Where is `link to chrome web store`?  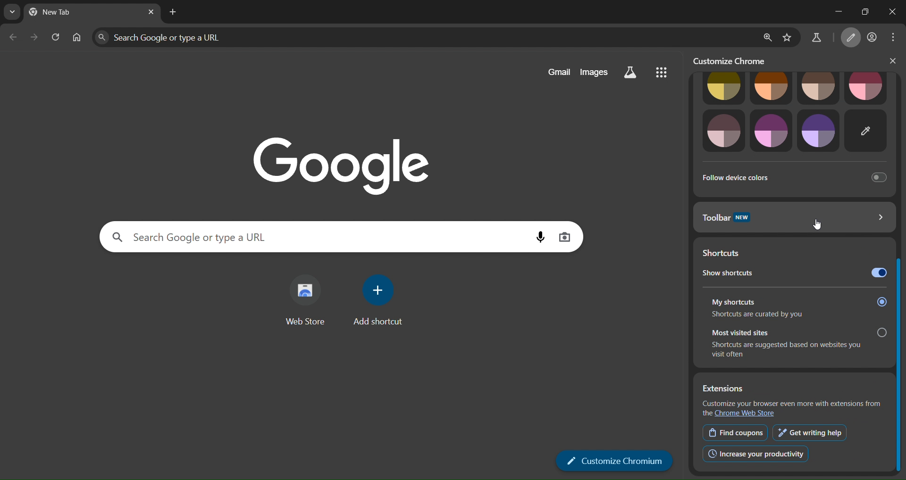 link to chrome web store is located at coordinates (746, 414).